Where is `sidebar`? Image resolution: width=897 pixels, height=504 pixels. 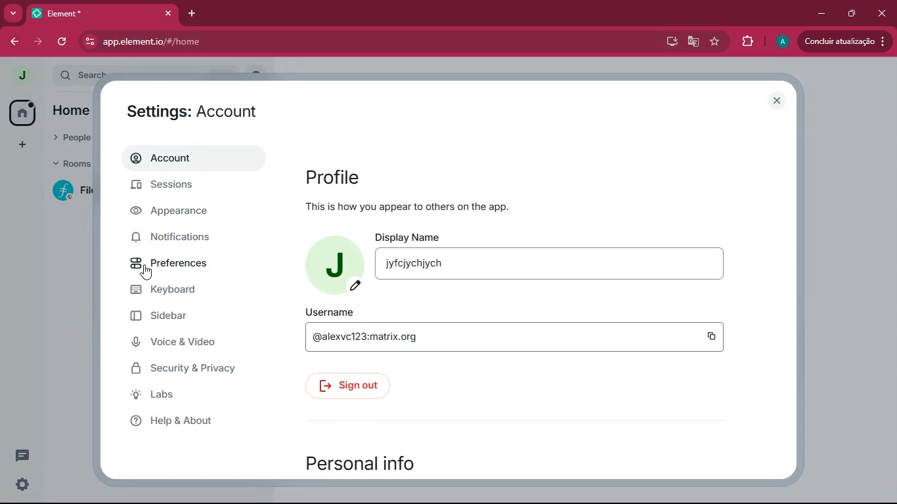 sidebar is located at coordinates (176, 316).